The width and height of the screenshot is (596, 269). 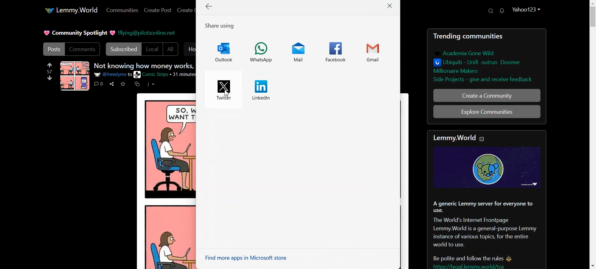 What do you see at coordinates (71, 11) in the screenshot?
I see `Home Page` at bounding box center [71, 11].